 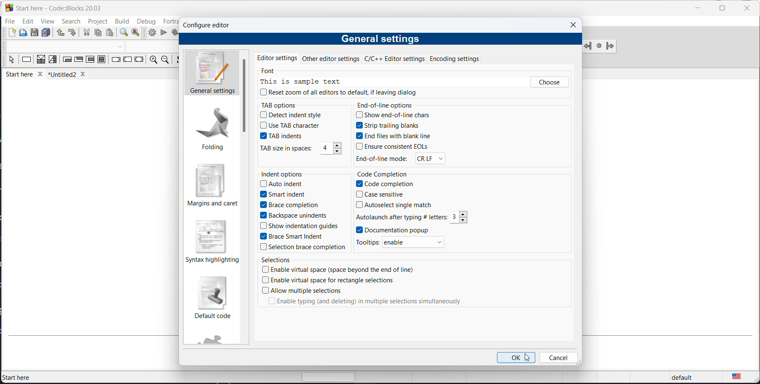 I want to click on maximize, so click(x=721, y=8).